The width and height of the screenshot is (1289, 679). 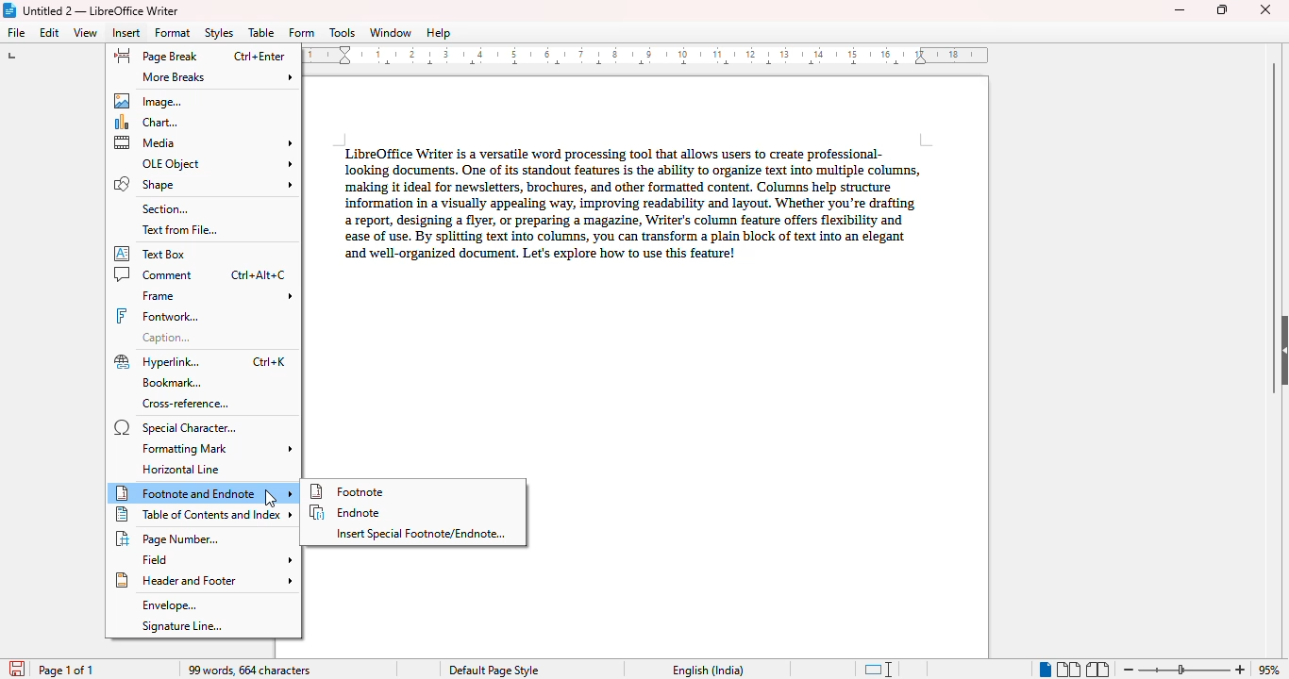 What do you see at coordinates (1271, 669) in the screenshot?
I see `95% (current zoom level)` at bounding box center [1271, 669].